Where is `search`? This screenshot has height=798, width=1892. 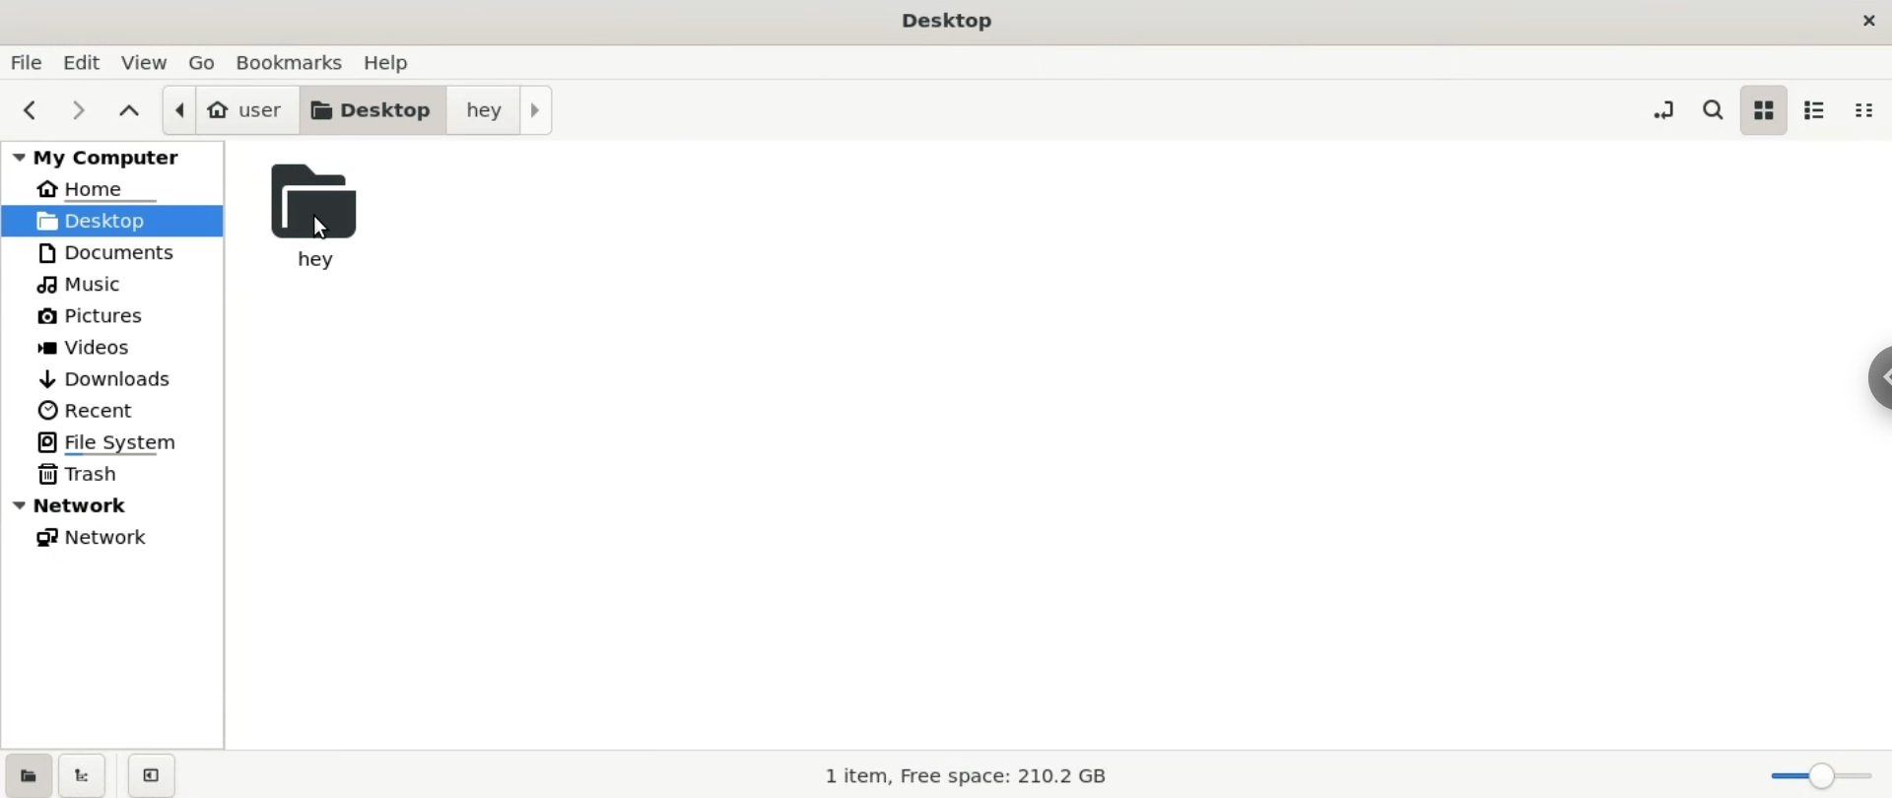 search is located at coordinates (1710, 114).